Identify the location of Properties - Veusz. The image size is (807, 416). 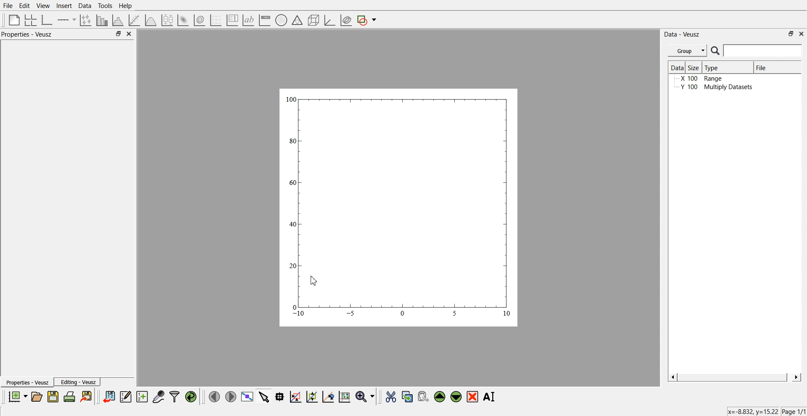
(27, 383).